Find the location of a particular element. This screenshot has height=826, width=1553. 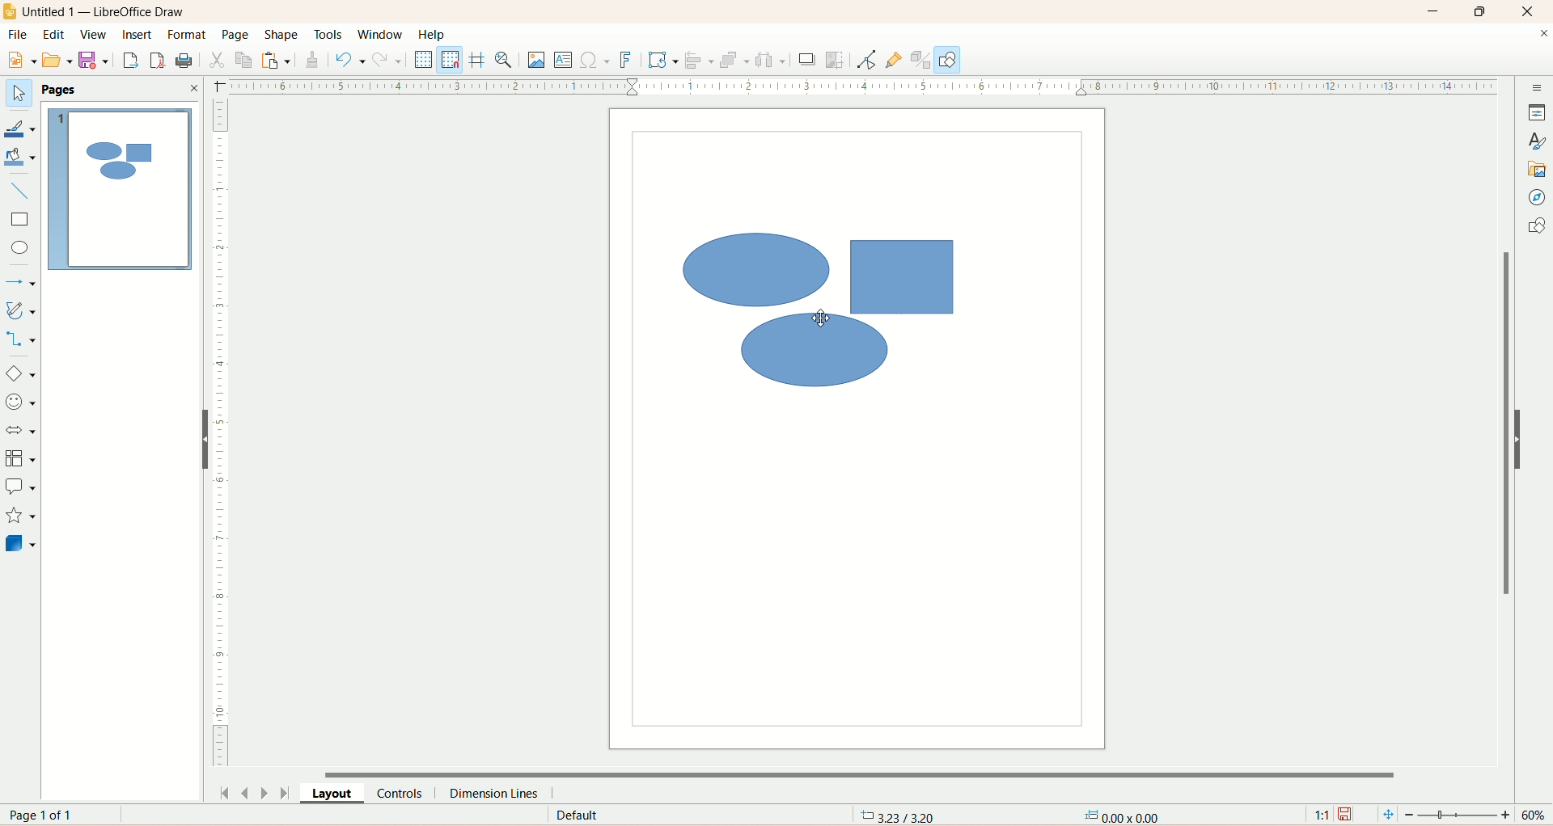

insert text box is located at coordinates (565, 61).